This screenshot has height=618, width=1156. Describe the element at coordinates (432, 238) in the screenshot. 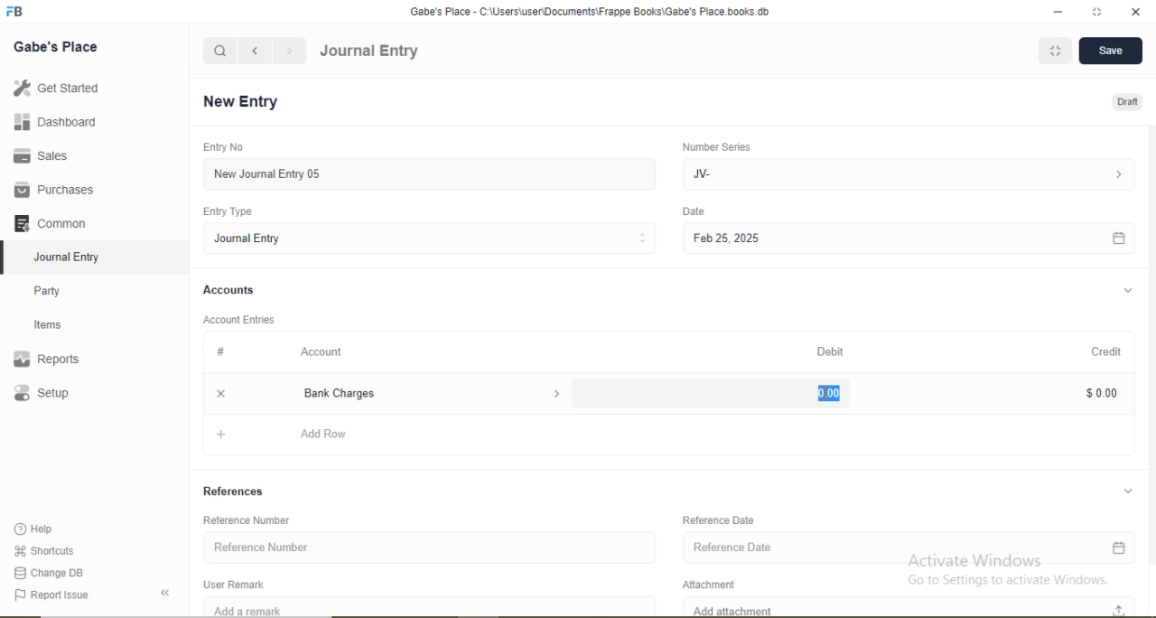

I see `Journal Entry` at that location.